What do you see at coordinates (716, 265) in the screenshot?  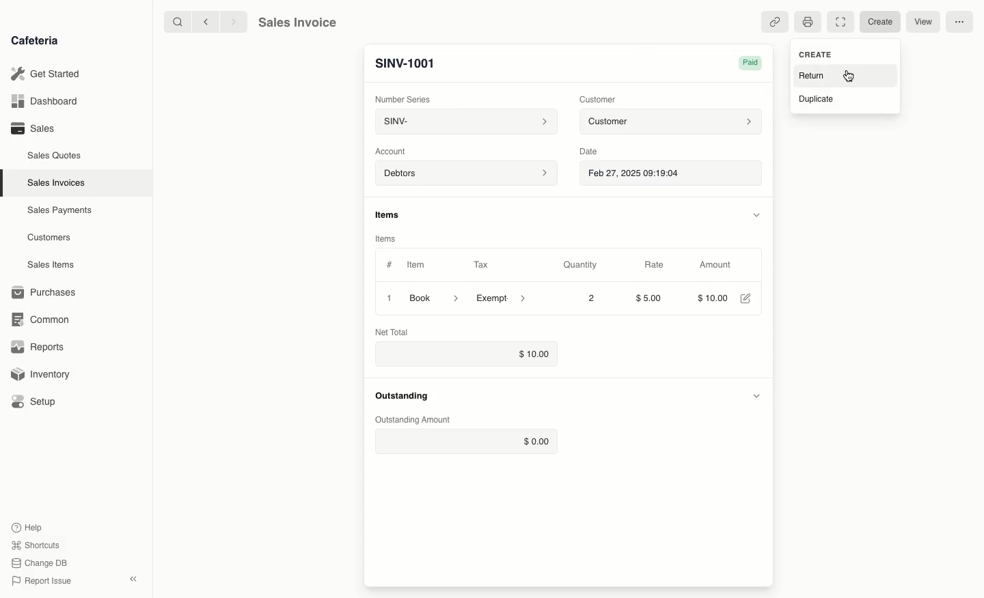 I see `Amount` at bounding box center [716, 265].